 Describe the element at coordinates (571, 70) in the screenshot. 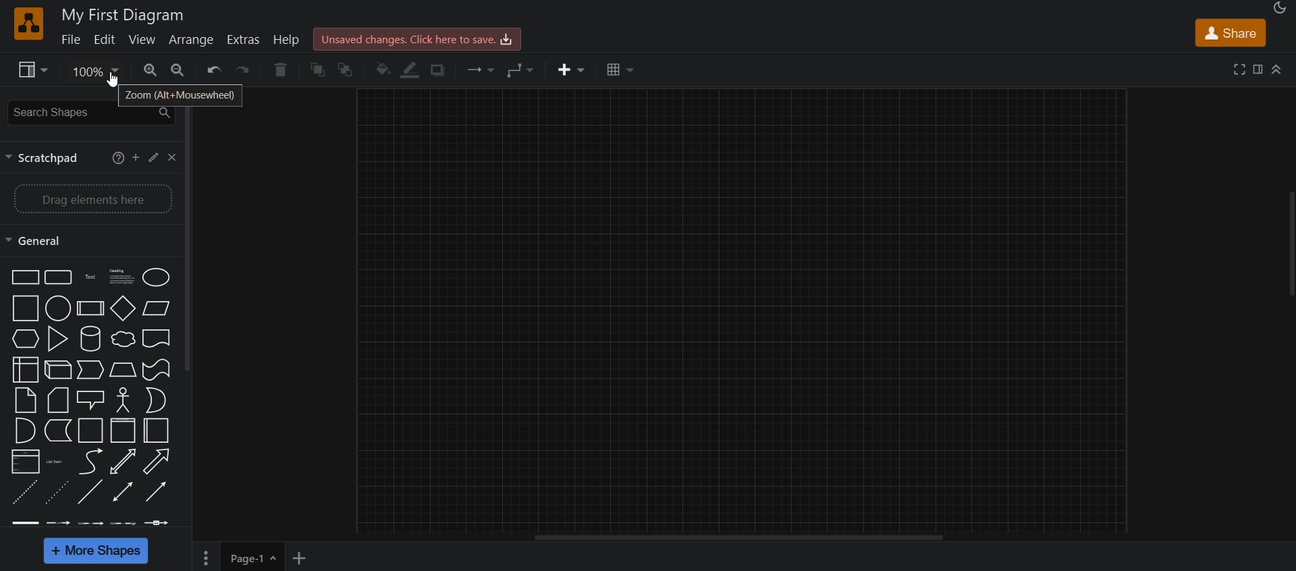

I see `insert` at that location.